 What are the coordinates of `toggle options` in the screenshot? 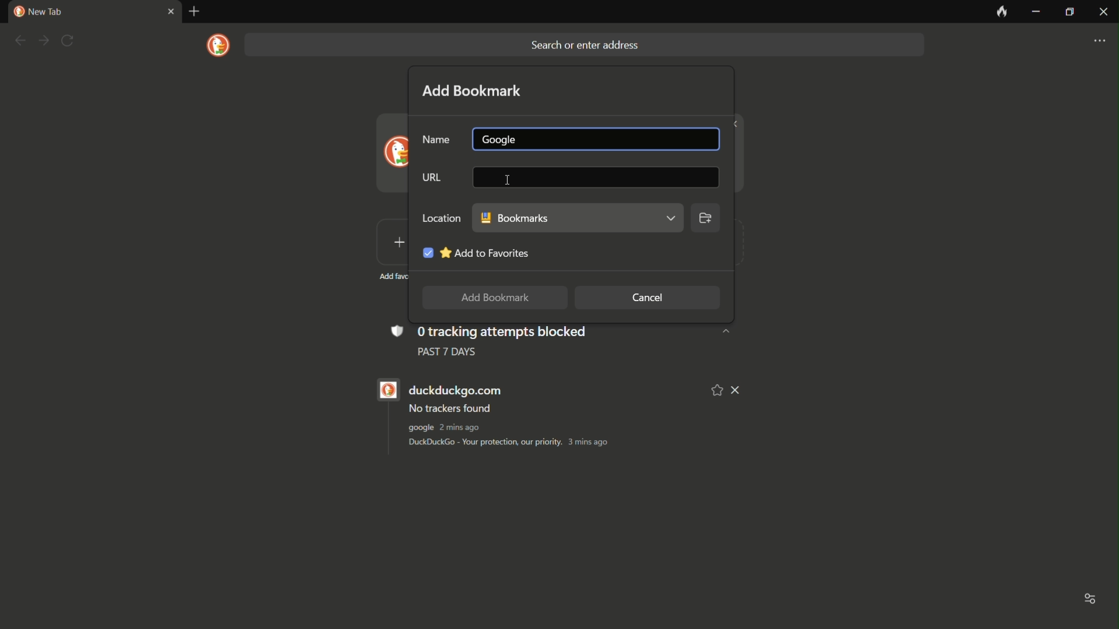 It's located at (1090, 600).